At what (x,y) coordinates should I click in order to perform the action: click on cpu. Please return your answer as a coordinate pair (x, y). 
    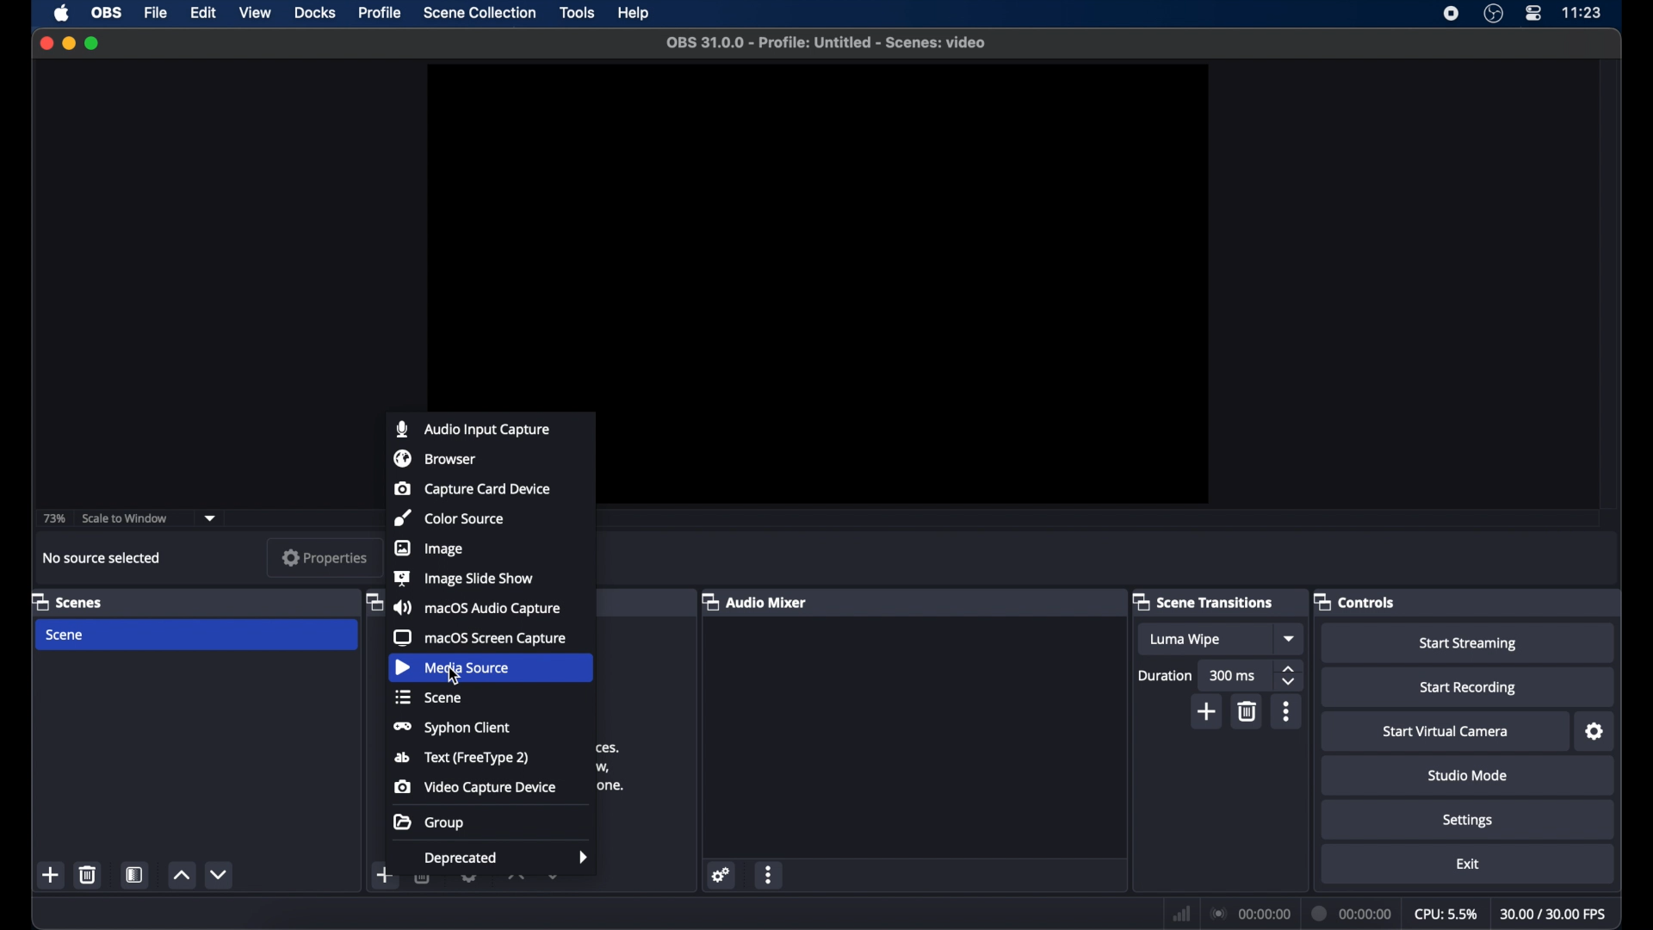
    Looking at the image, I should click on (1446, 914).